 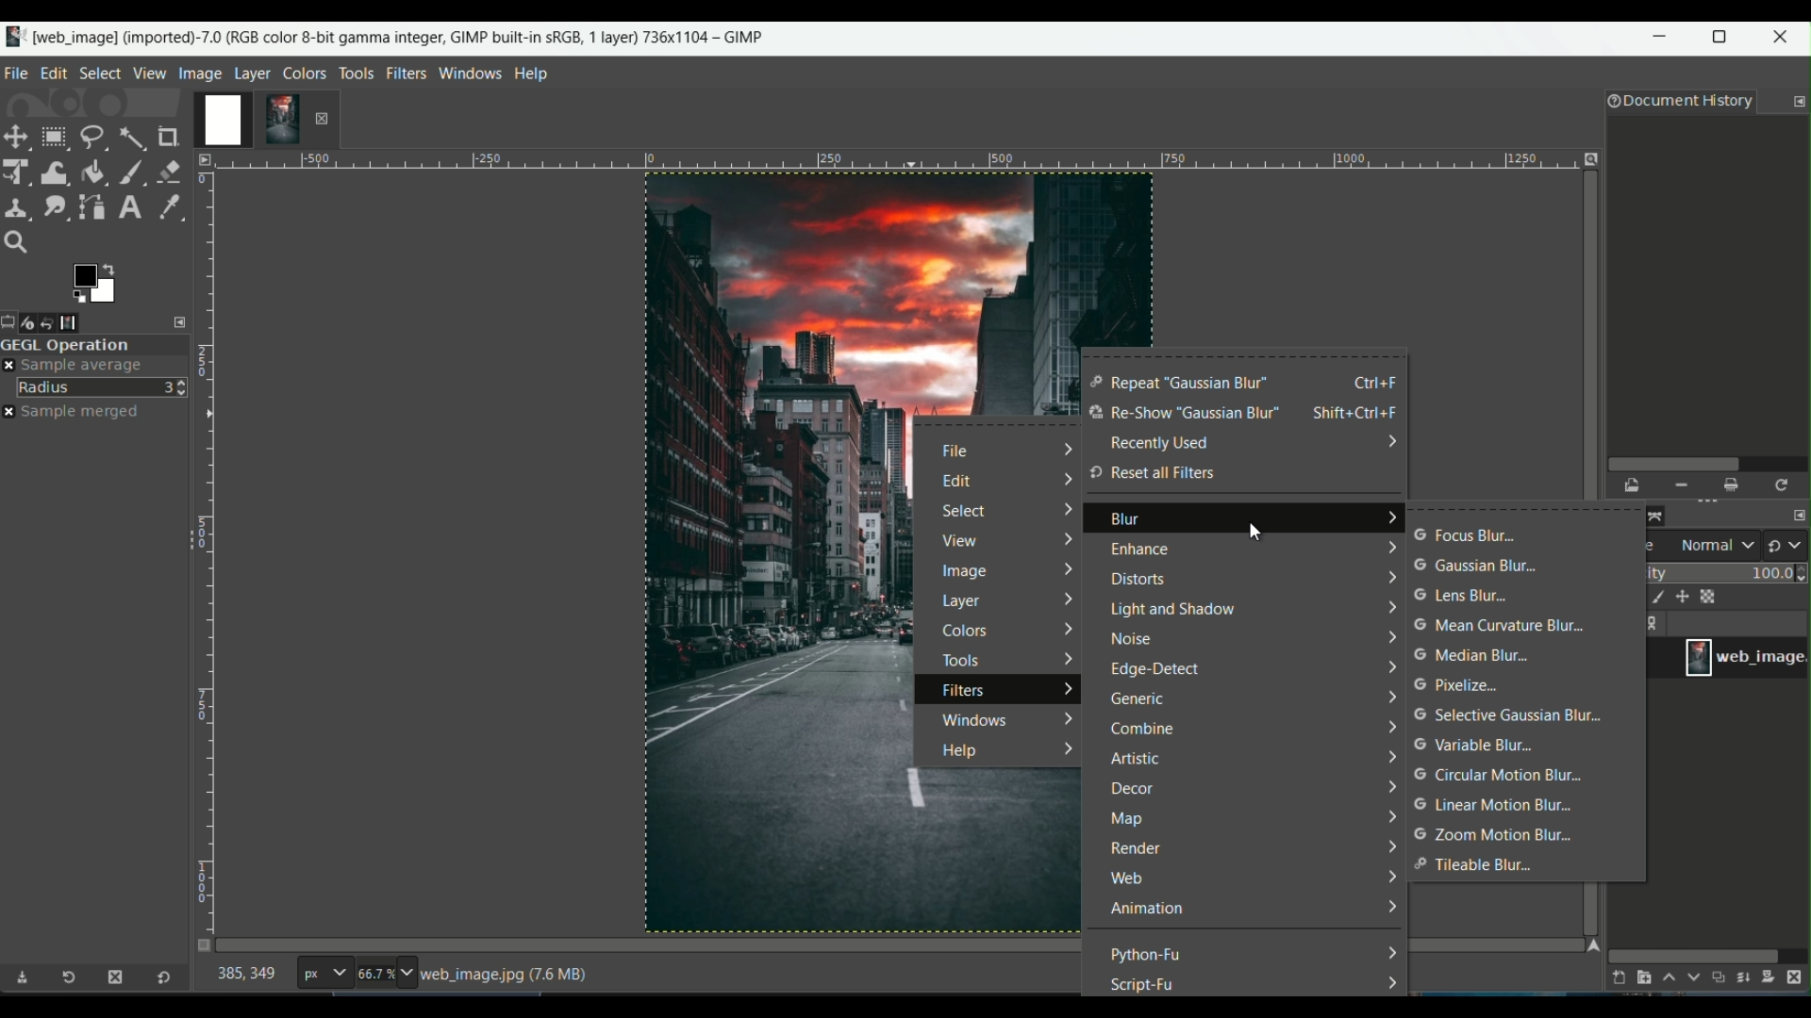 I want to click on restore to default values, so click(x=159, y=979).